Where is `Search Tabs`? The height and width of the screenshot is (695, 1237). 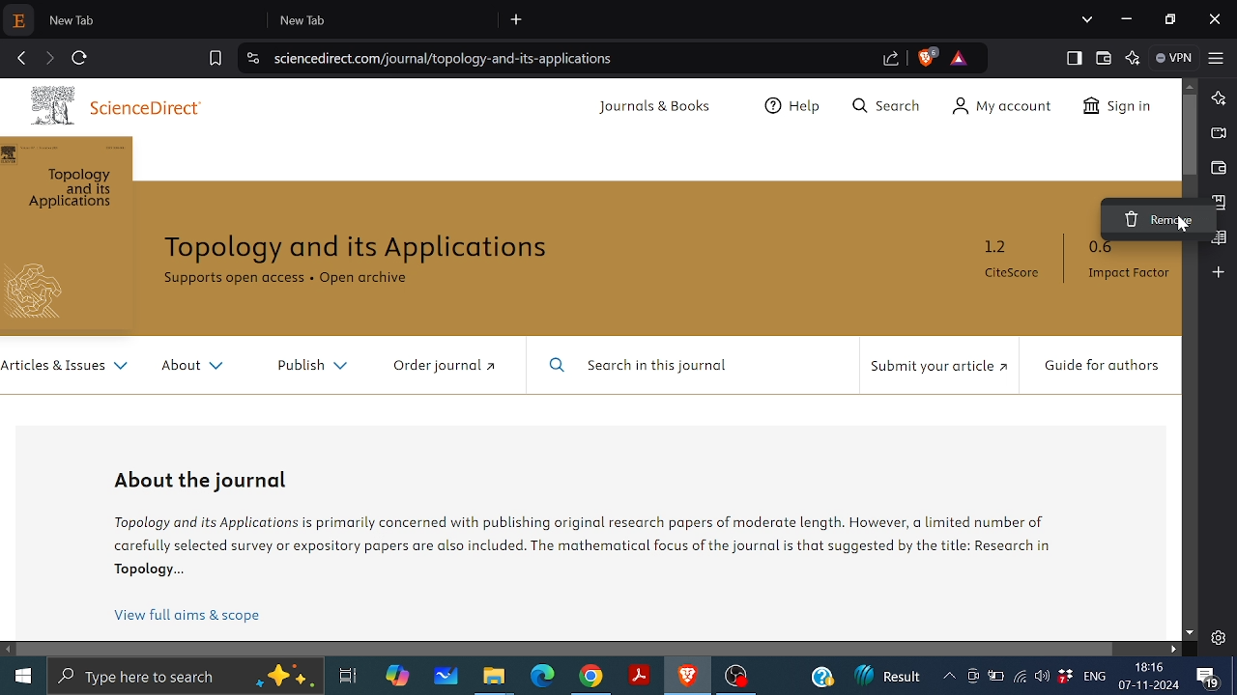
Search Tabs is located at coordinates (1087, 18).